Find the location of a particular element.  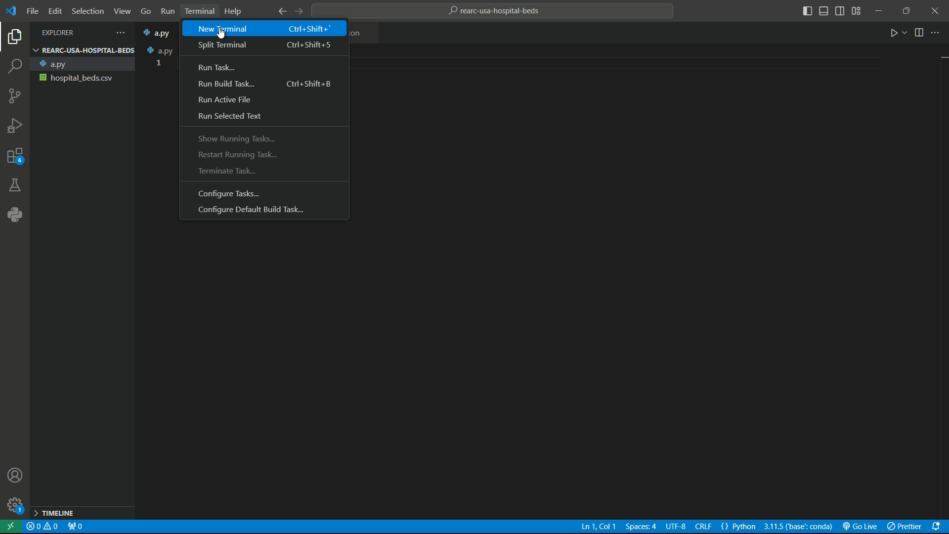

split terminal is located at coordinates (264, 45).